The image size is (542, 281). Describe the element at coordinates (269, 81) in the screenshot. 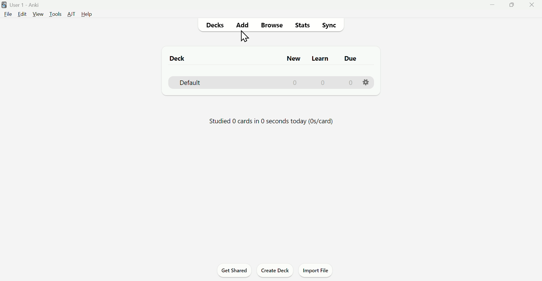

I see `Deck` at that location.